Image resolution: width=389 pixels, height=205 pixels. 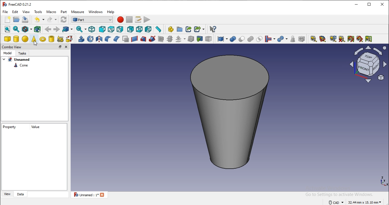 I want to click on bounding box, so click(x=37, y=29).